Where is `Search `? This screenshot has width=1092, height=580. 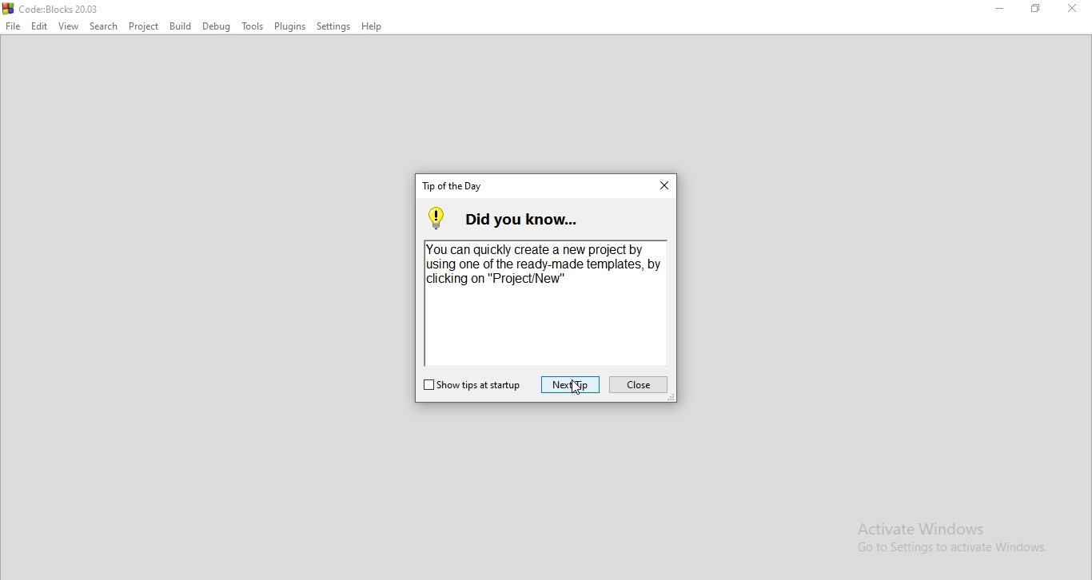
Search  is located at coordinates (103, 26).